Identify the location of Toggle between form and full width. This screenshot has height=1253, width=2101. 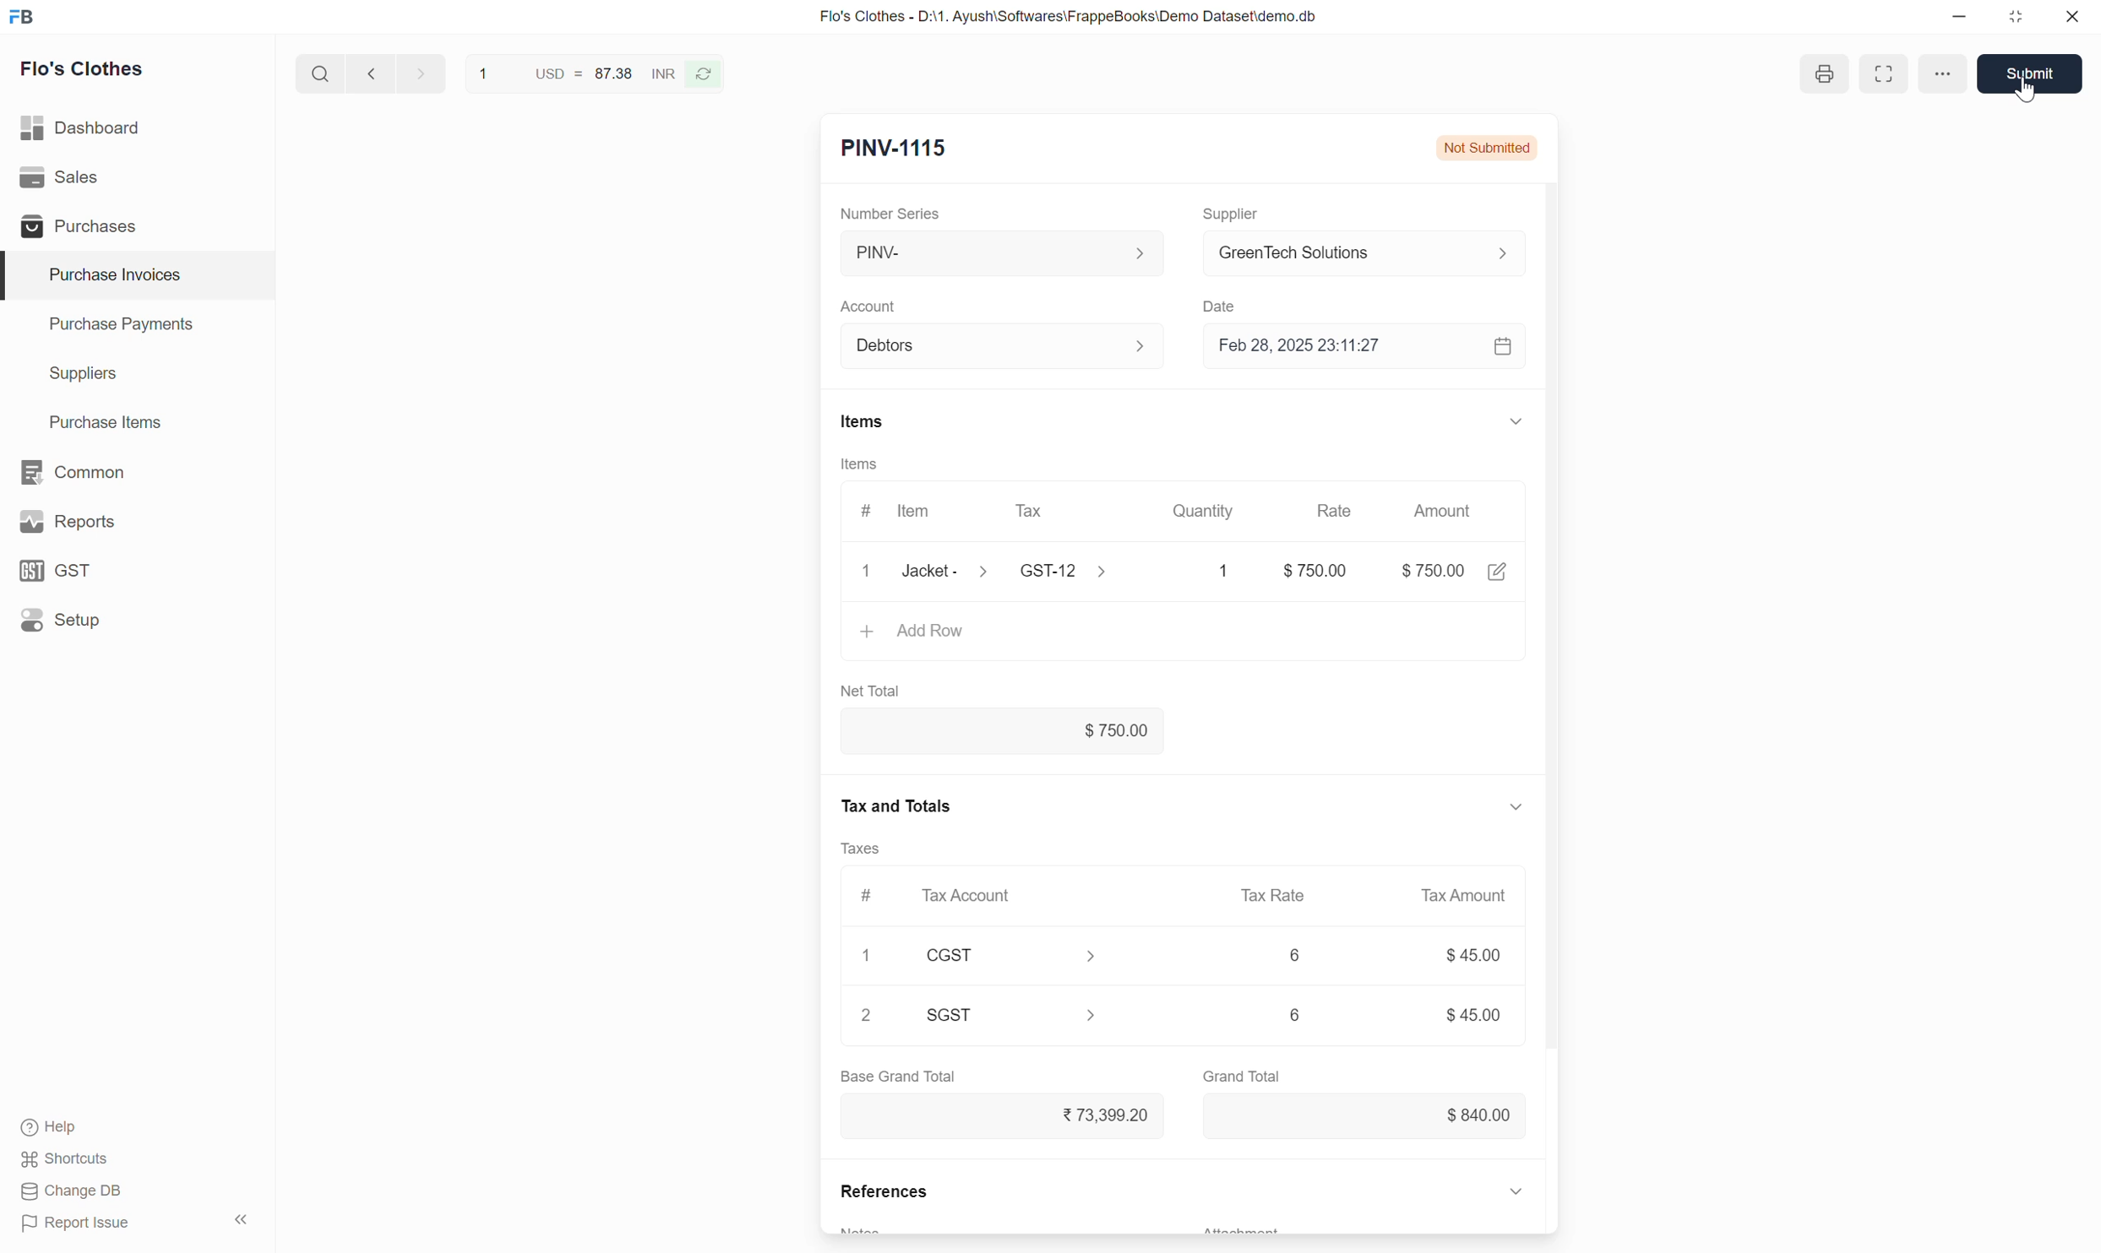
(1956, 73).